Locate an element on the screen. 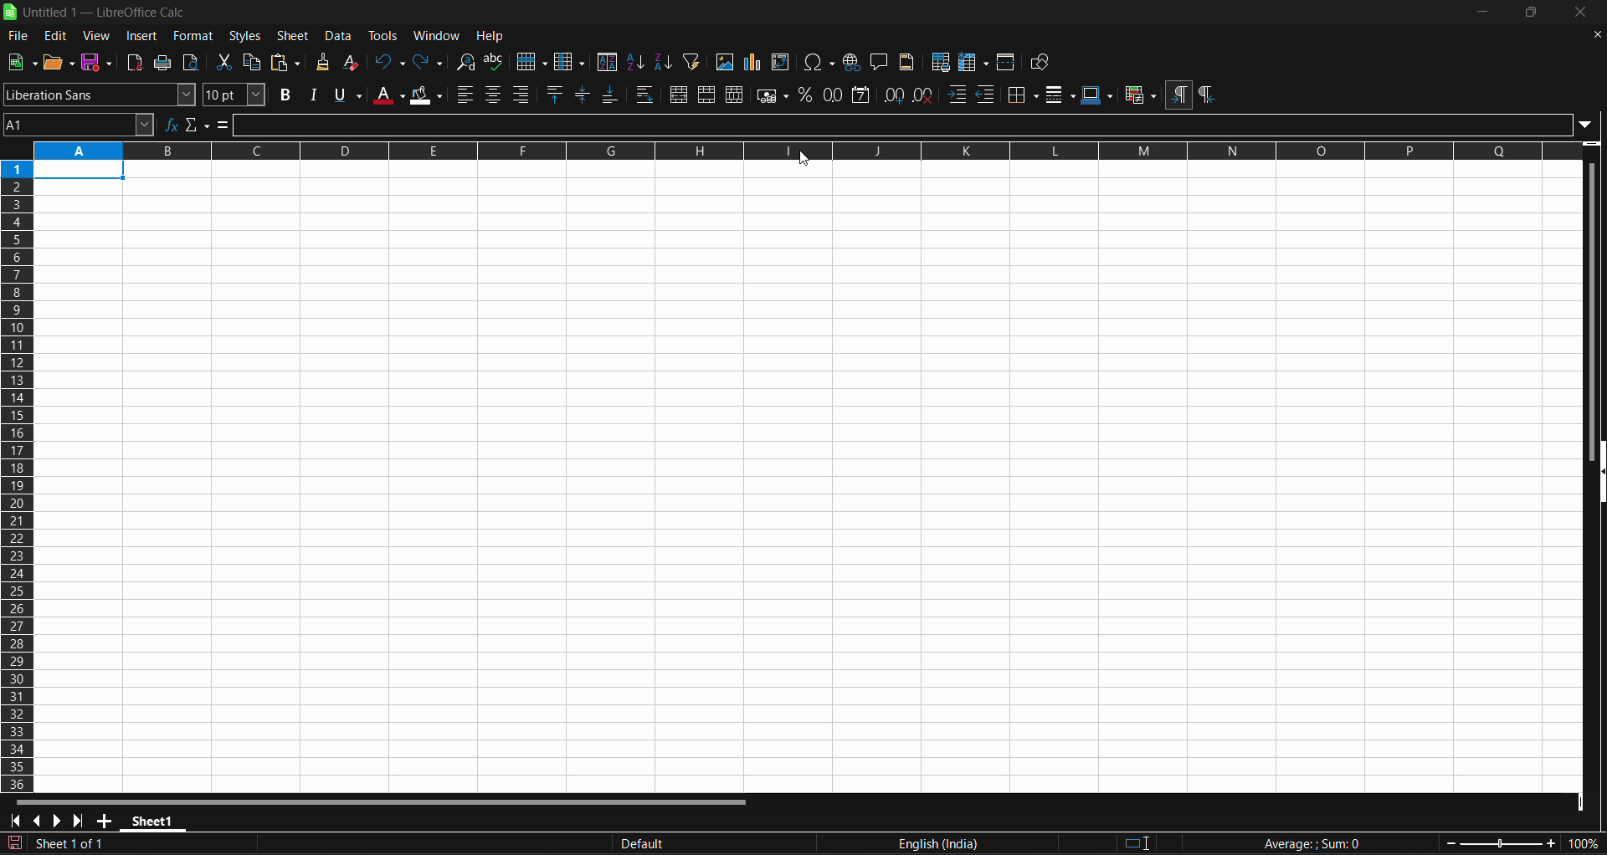 The width and height of the screenshot is (1607, 855). cut is located at coordinates (223, 61).